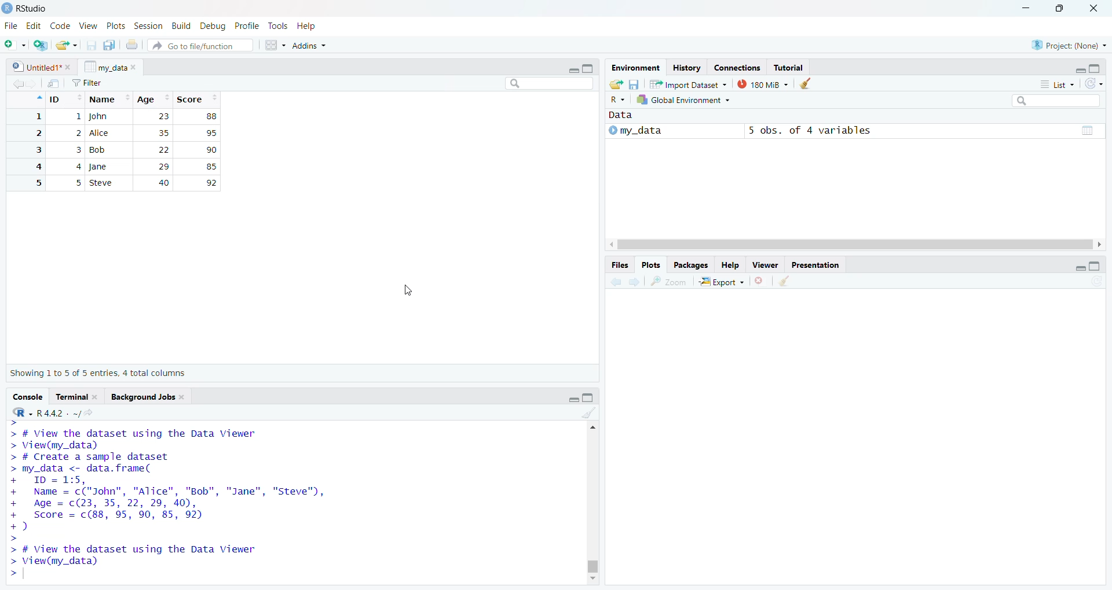  Describe the element at coordinates (636, 69) in the screenshot. I see `Environment` at that location.